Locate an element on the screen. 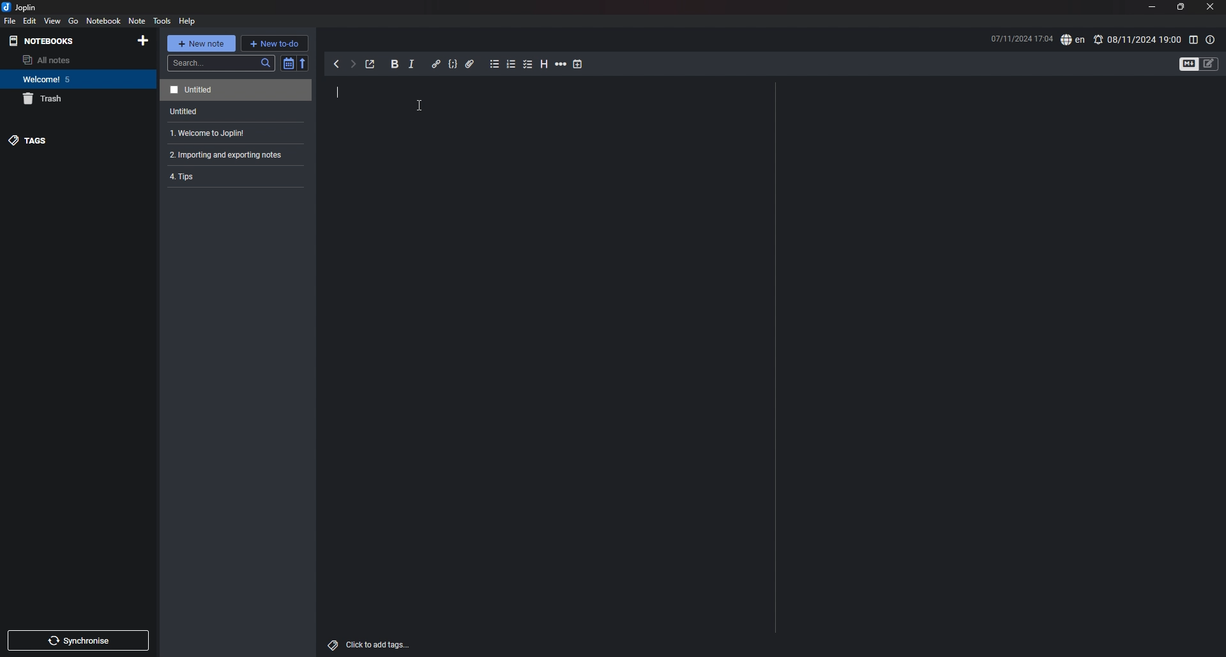 This screenshot has height=657, width=1226. checkbox is located at coordinates (529, 64).